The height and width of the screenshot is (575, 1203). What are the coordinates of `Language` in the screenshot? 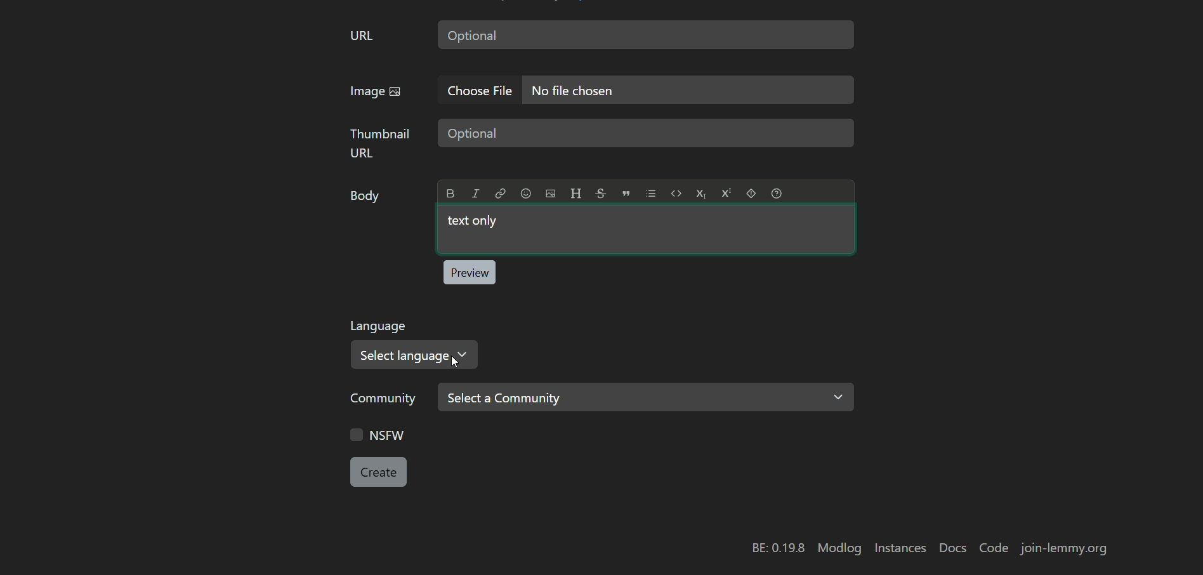 It's located at (379, 328).